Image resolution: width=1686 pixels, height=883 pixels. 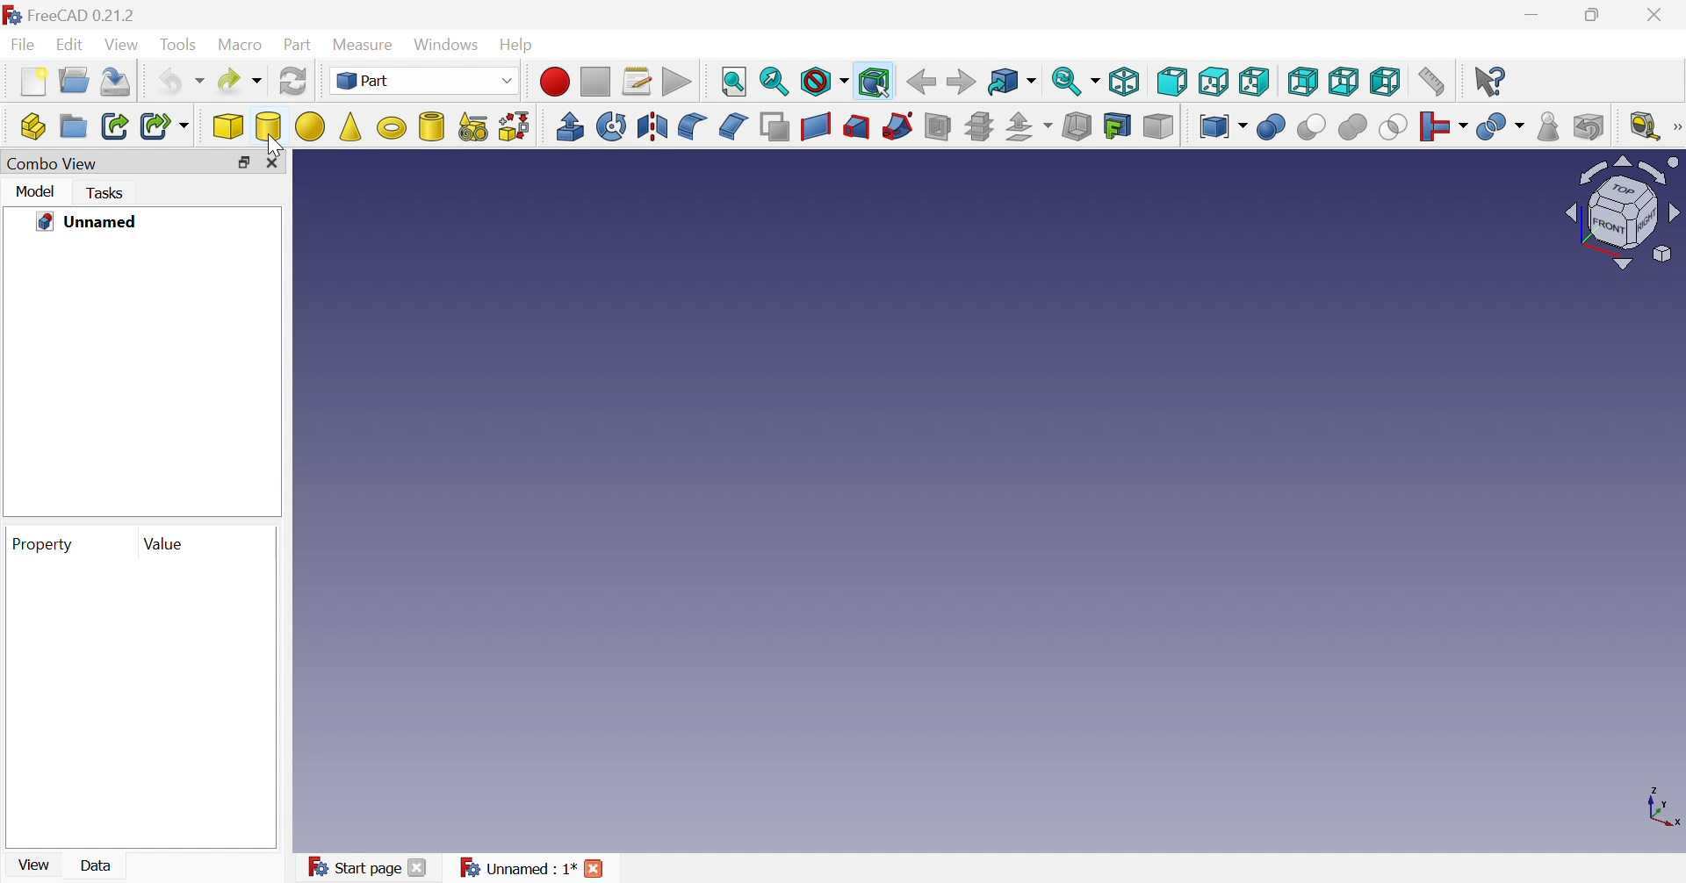 What do you see at coordinates (816, 128) in the screenshot?
I see `Create ruled surface` at bounding box center [816, 128].